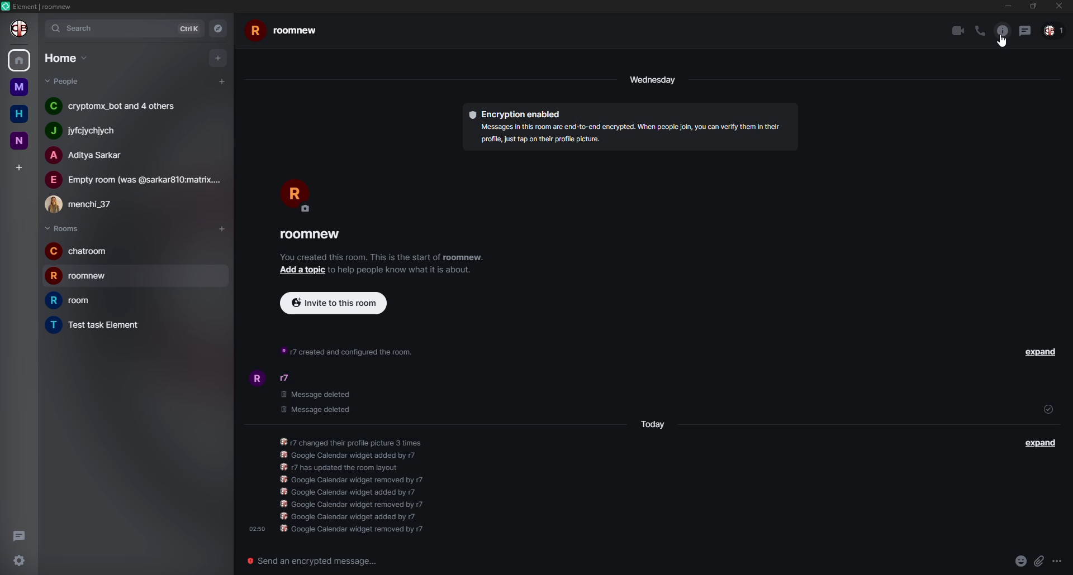 Image resolution: width=1073 pixels, height=575 pixels. Describe the element at coordinates (1004, 6) in the screenshot. I see `min` at that location.